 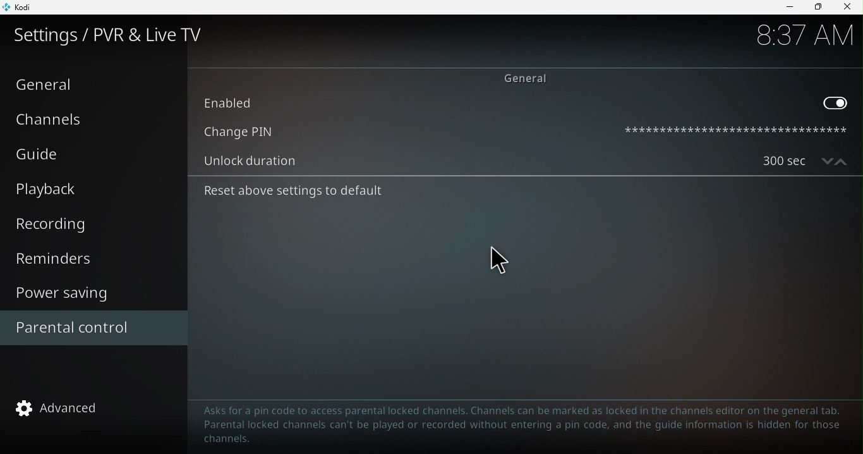 What do you see at coordinates (849, 8) in the screenshot?
I see `close` at bounding box center [849, 8].